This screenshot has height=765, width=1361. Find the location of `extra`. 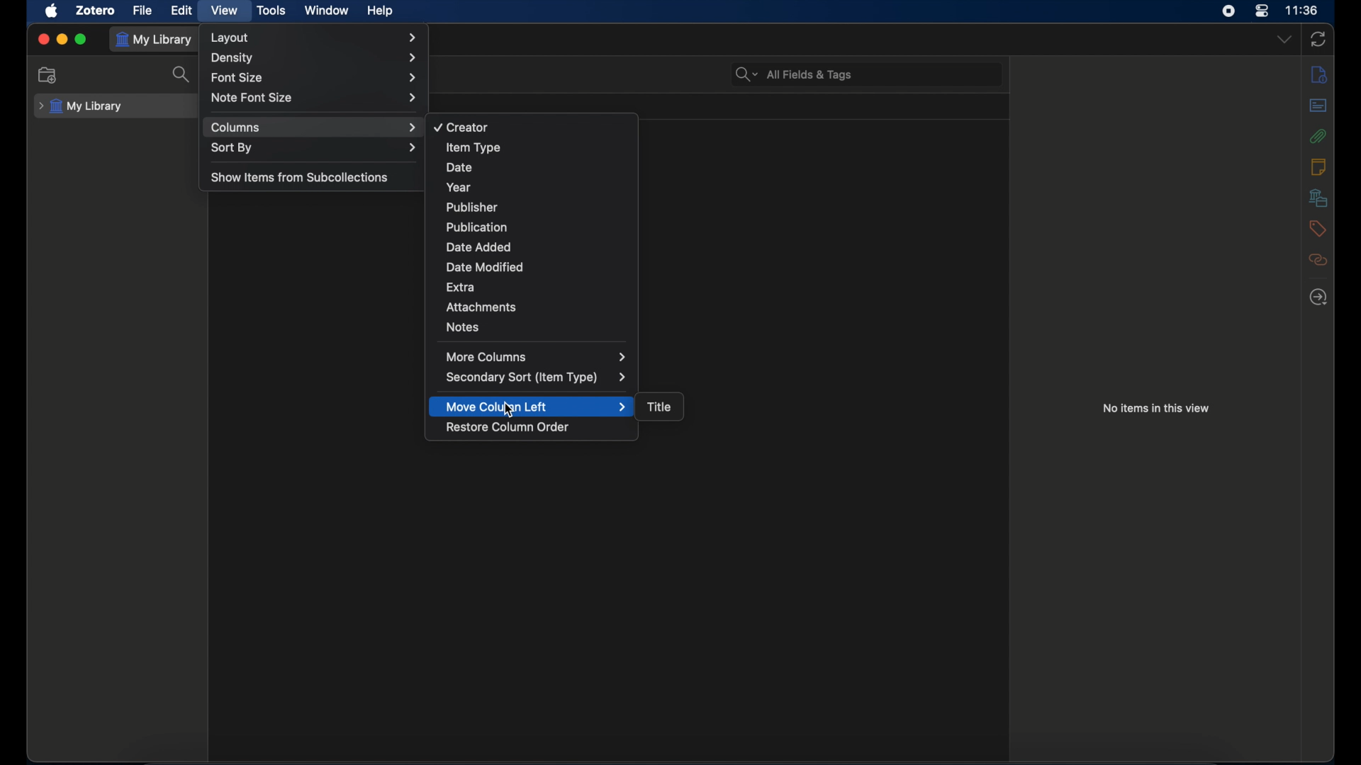

extra is located at coordinates (462, 286).